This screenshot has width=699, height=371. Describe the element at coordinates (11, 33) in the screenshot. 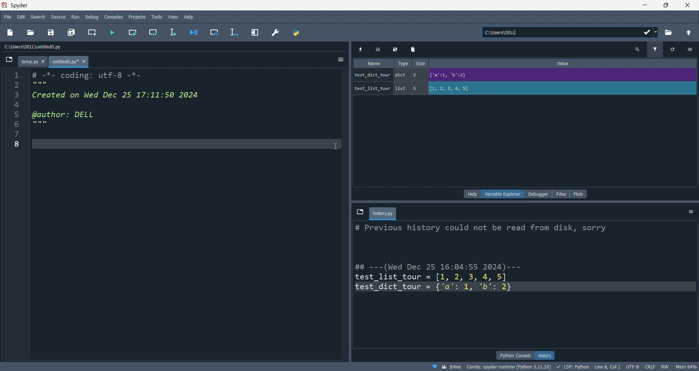

I see `new file` at that location.